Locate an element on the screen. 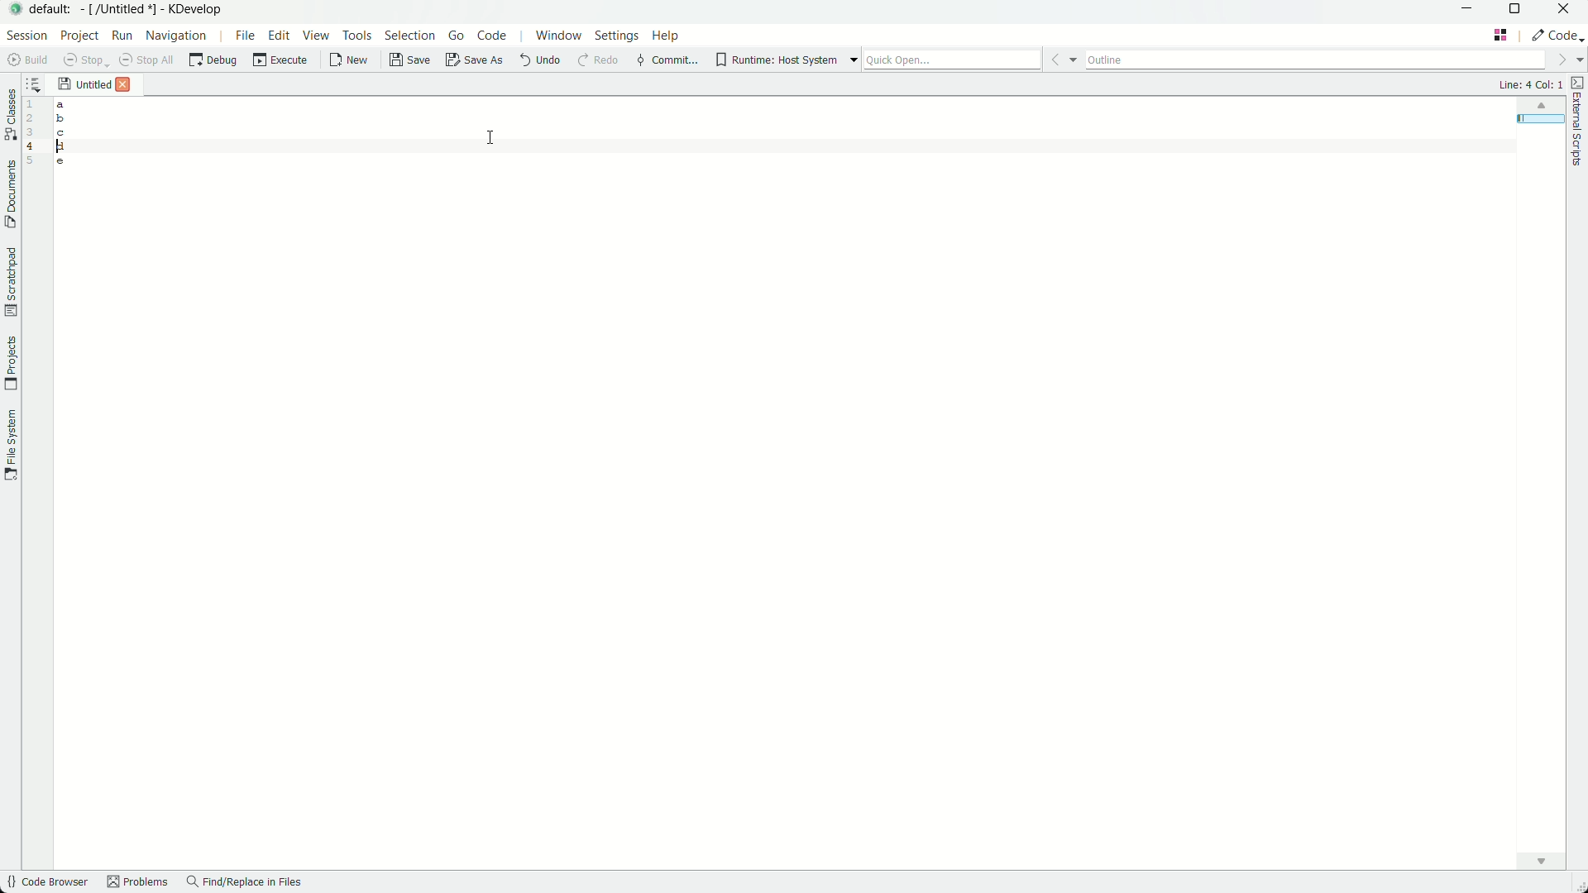 Image resolution: width=1588 pixels, height=893 pixels. quick open is located at coordinates (973, 59).